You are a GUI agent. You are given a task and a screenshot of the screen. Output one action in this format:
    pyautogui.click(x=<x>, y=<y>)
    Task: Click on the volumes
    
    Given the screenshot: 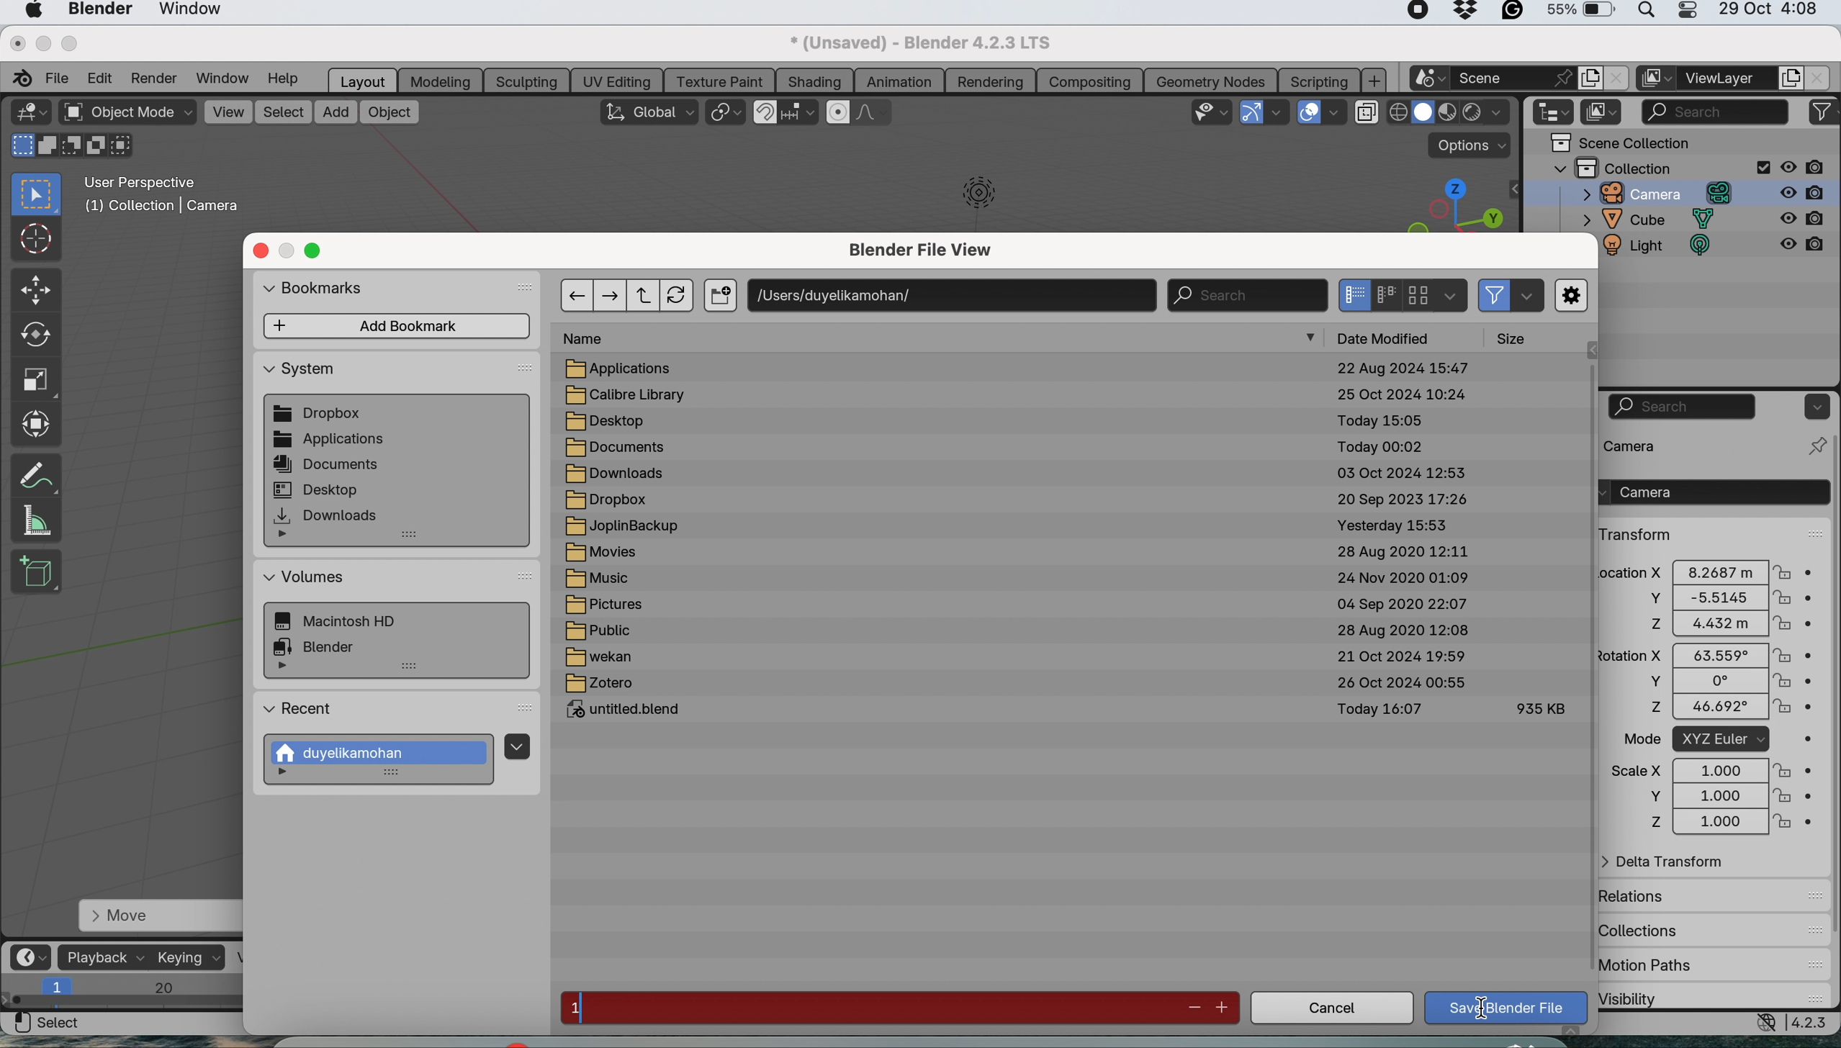 What is the action you would take?
    pyautogui.click(x=306, y=578)
    